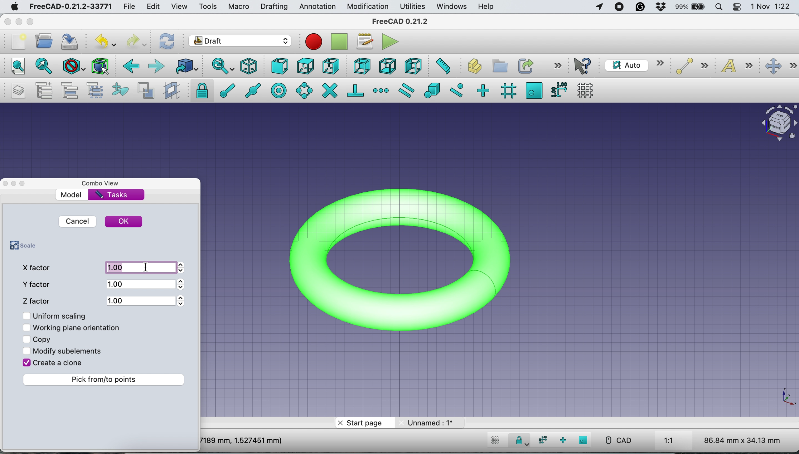 This screenshot has width=799, height=454. Describe the element at coordinates (457, 90) in the screenshot. I see `snap near` at that location.